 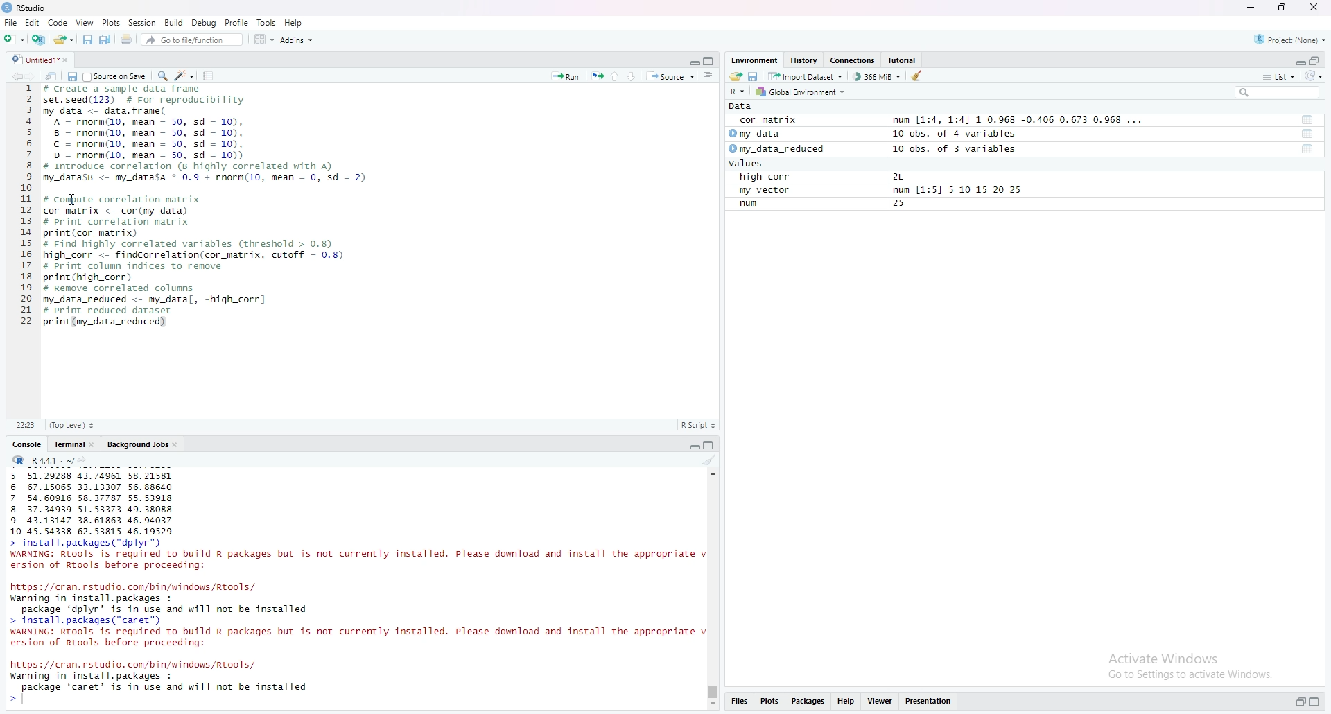 What do you see at coordinates (715, 589) in the screenshot?
I see `scrollbar` at bounding box center [715, 589].